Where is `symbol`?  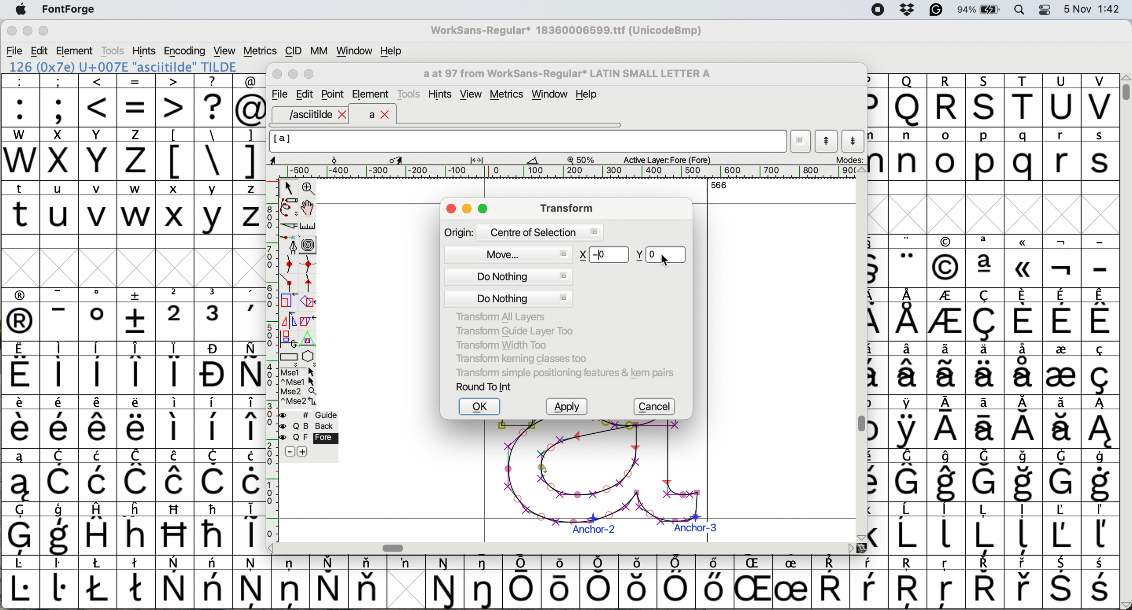
symbol is located at coordinates (1101, 314).